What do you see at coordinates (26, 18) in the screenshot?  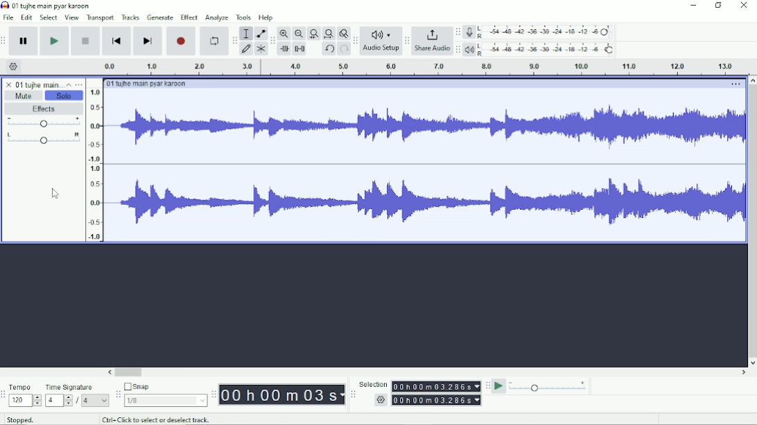 I see `Edit` at bounding box center [26, 18].